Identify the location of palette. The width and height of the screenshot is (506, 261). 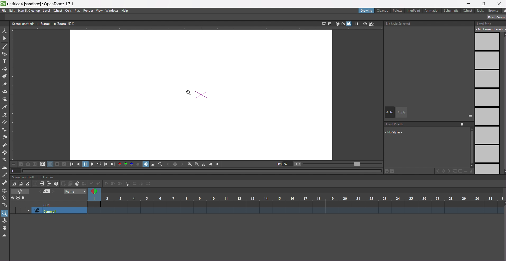
(397, 10).